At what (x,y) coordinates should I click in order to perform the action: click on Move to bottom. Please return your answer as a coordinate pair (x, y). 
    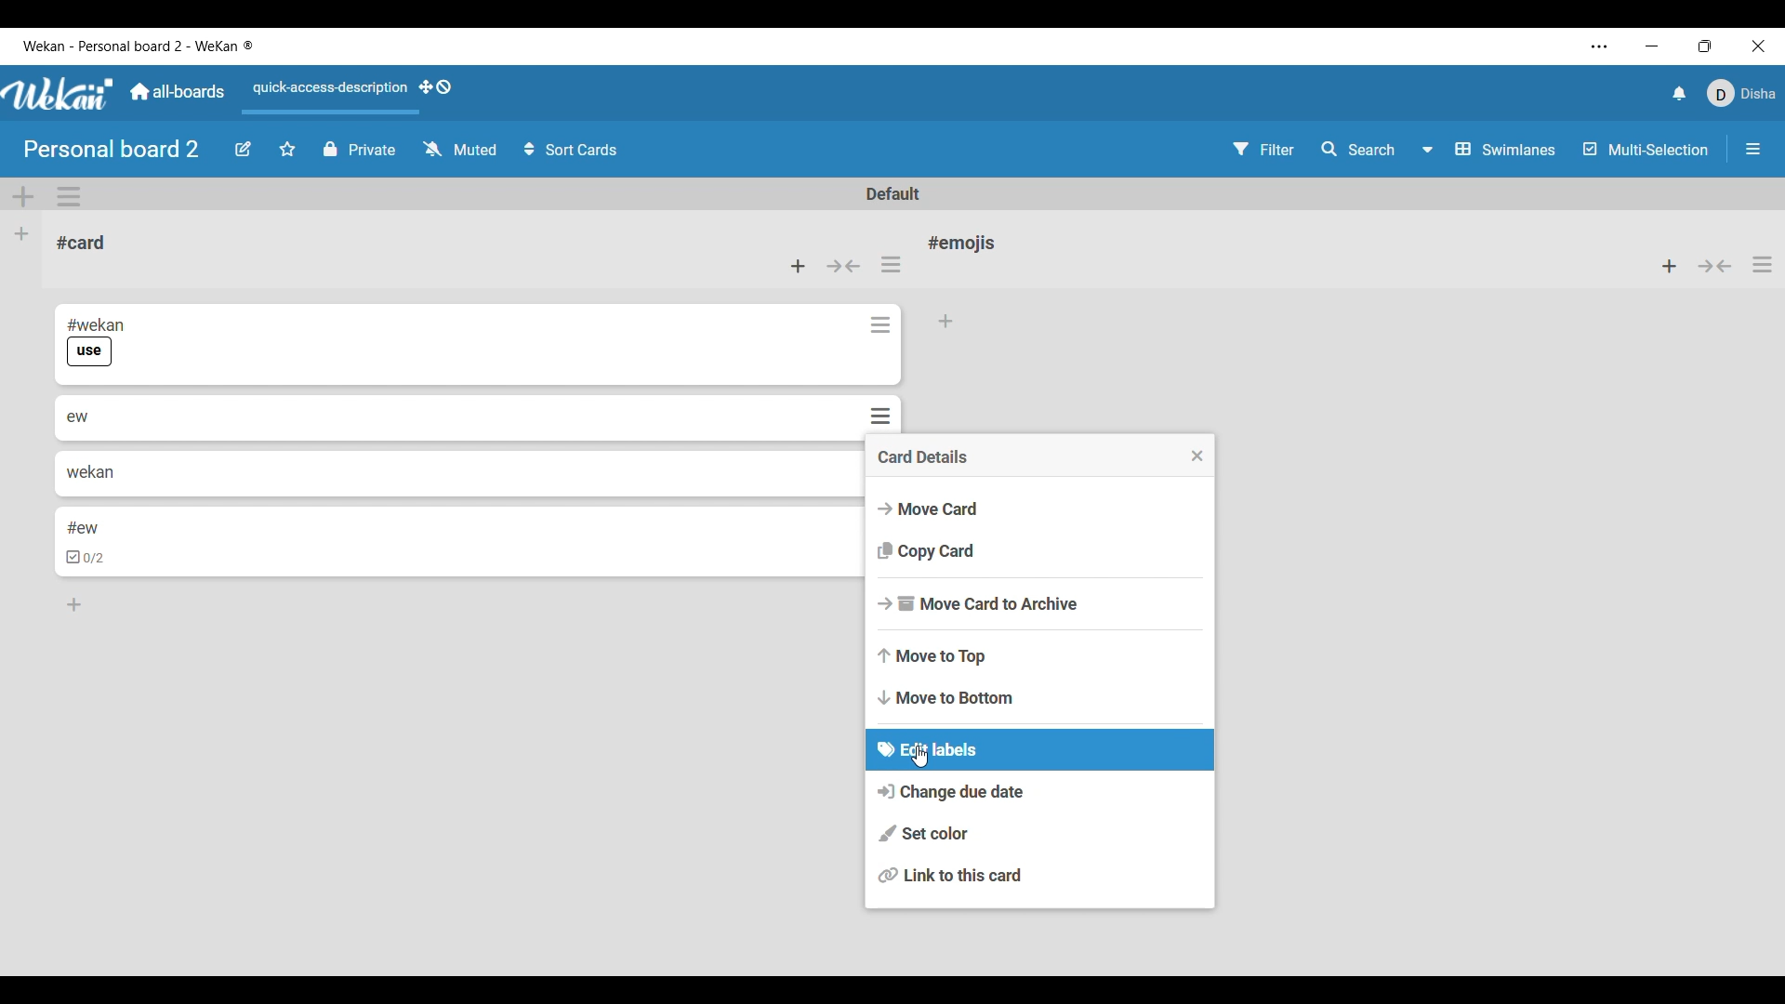
    Looking at the image, I should click on (1041, 700).